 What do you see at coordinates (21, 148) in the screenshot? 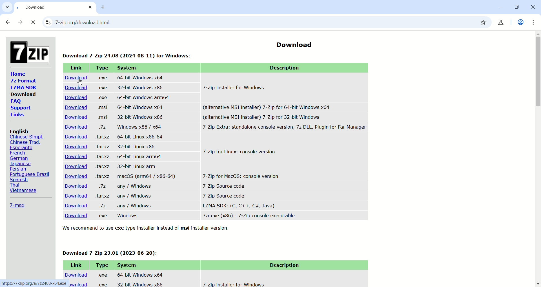
I see `Esperanto` at bounding box center [21, 148].